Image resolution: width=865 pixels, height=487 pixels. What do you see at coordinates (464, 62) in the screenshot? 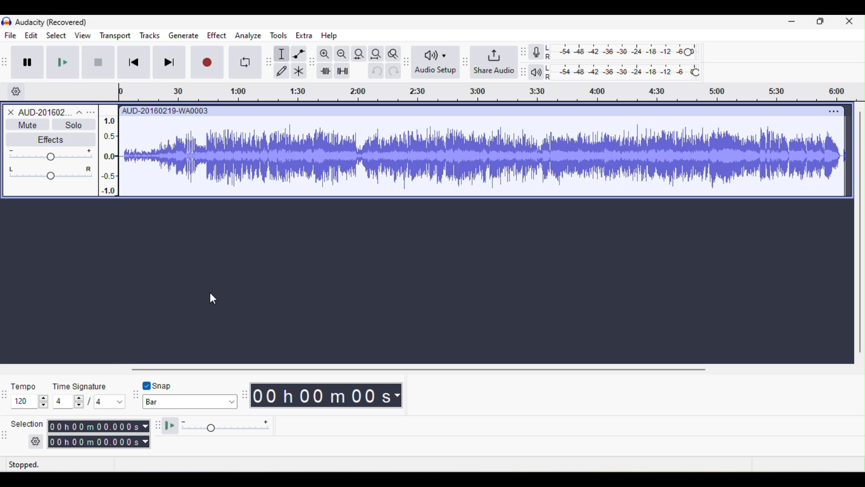
I see `audacity share audio` at bounding box center [464, 62].